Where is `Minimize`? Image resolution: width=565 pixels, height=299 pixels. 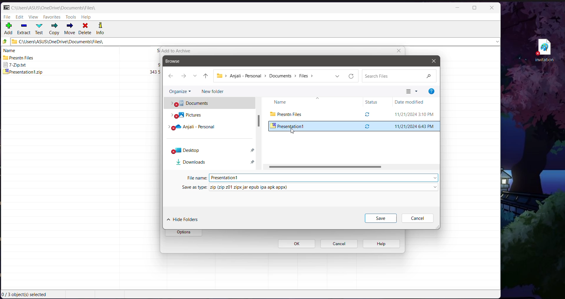 Minimize is located at coordinates (458, 8).